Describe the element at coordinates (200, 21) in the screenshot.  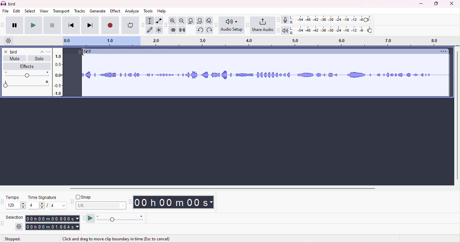
I see `fit project to width` at that location.